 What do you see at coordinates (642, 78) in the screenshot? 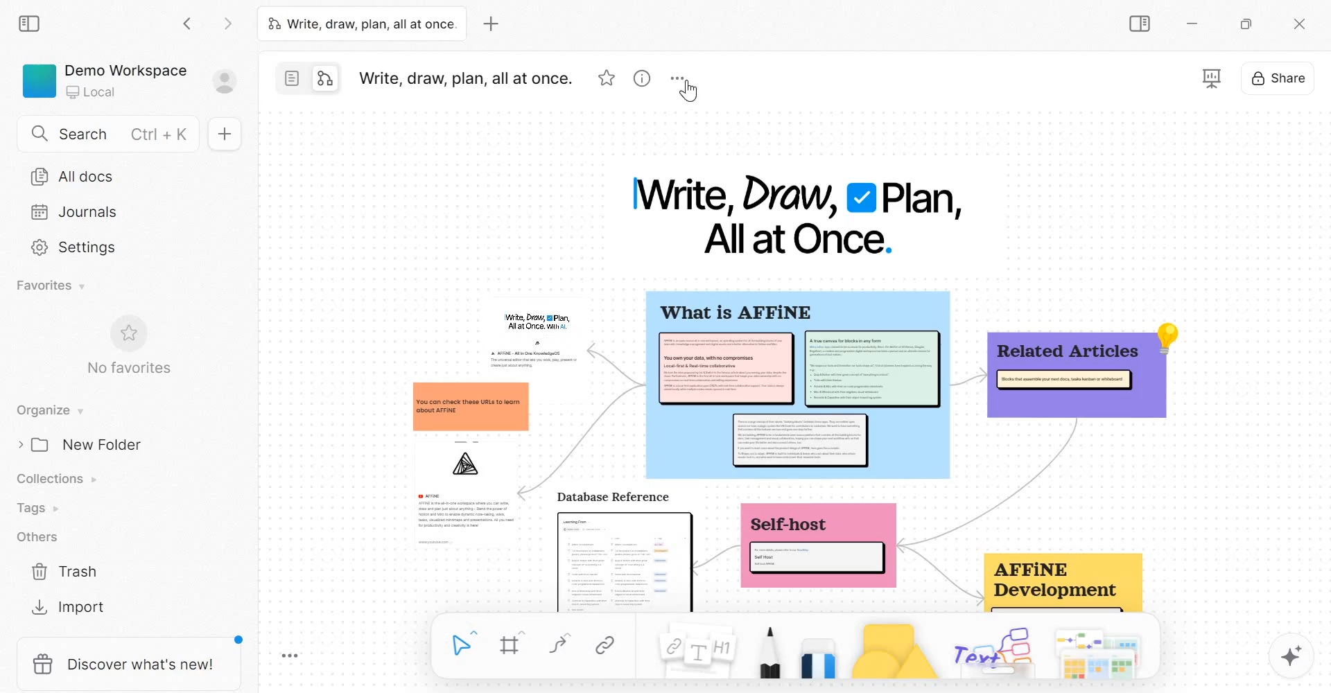
I see `view infor` at bounding box center [642, 78].